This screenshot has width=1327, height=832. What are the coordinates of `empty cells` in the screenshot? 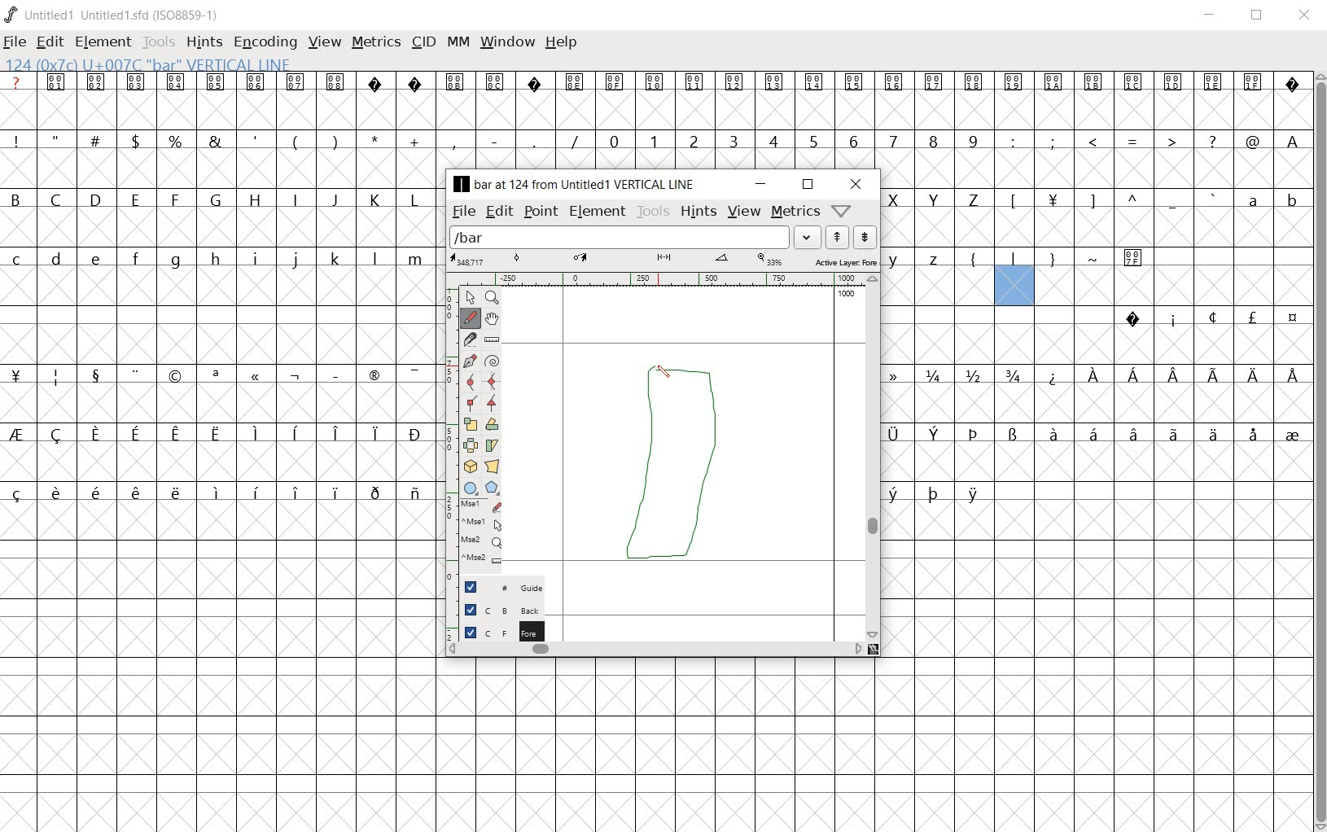 It's located at (1097, 345).